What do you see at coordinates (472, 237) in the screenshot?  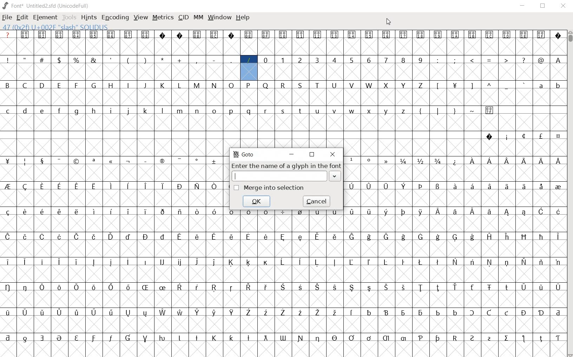 I see `glyph` at bounding box center [472, 237].